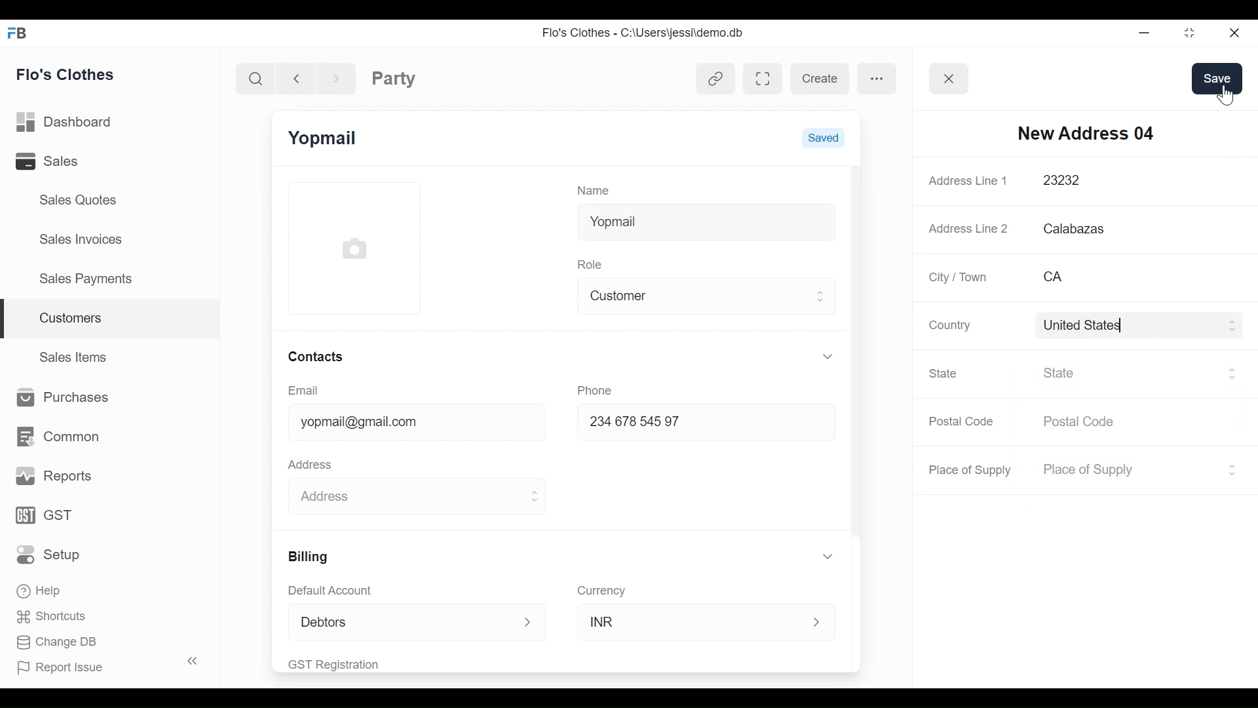  What do you see at coordinates (307, 557) in the screenshot?
I see `Billing` at bounding box center [307, 557].